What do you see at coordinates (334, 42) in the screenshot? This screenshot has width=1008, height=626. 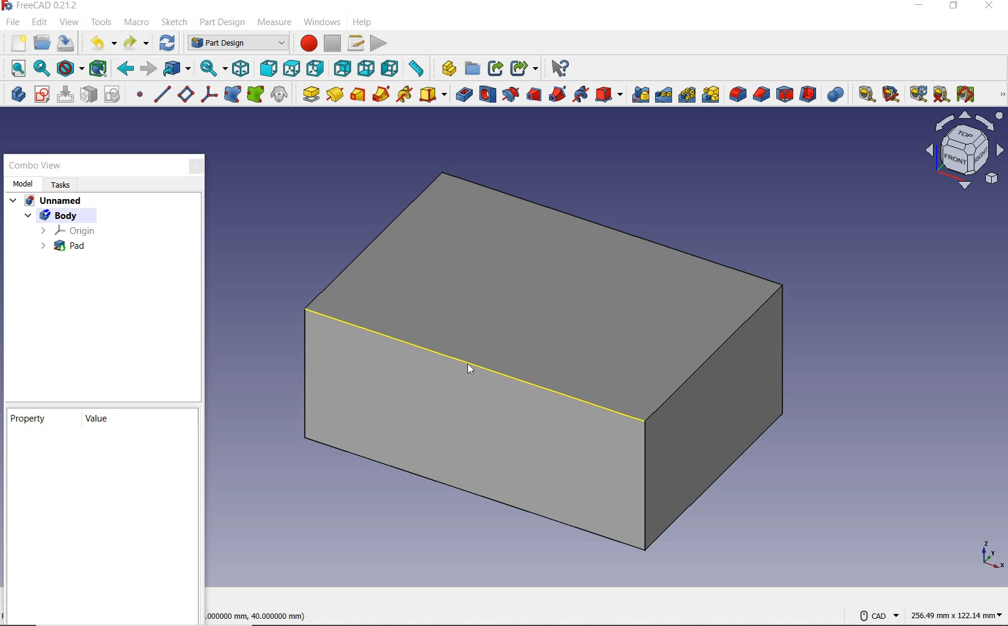 I see `stop macro recording` at bounding box center [334, 42].